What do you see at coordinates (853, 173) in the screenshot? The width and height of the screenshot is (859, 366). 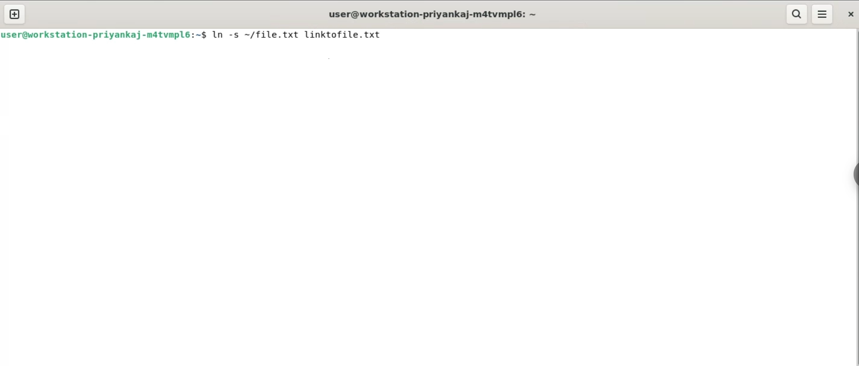 I see `sidebar` at bounding box center [853, 173].